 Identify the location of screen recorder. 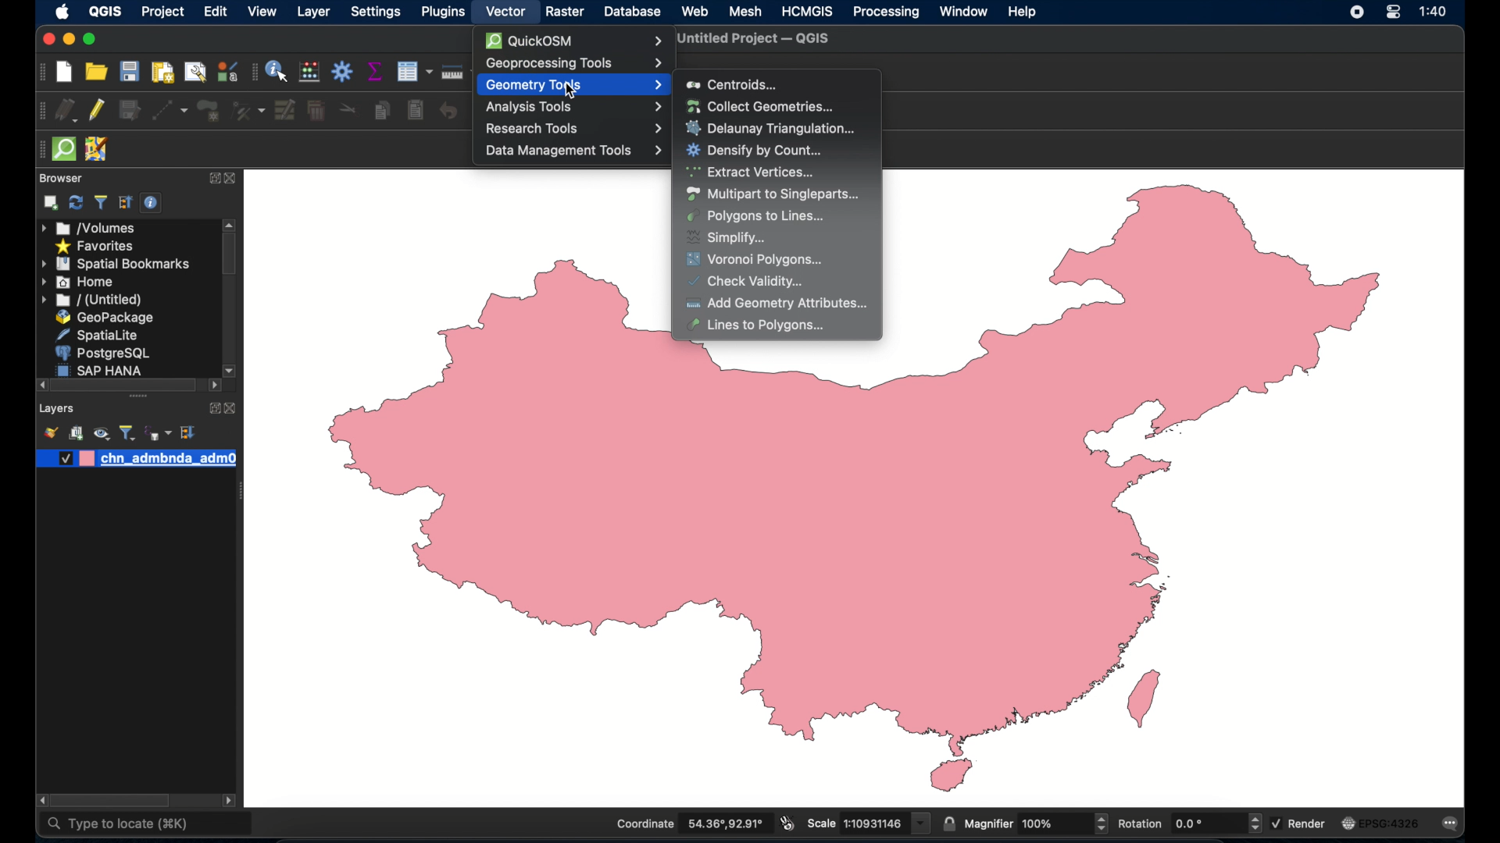
(1356, 13).